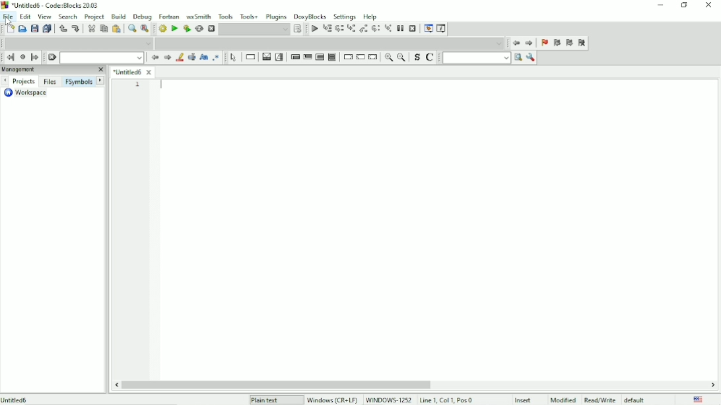 This screenshot has width=721, height=405. I want to click on Zoom out, so click(402, 58).